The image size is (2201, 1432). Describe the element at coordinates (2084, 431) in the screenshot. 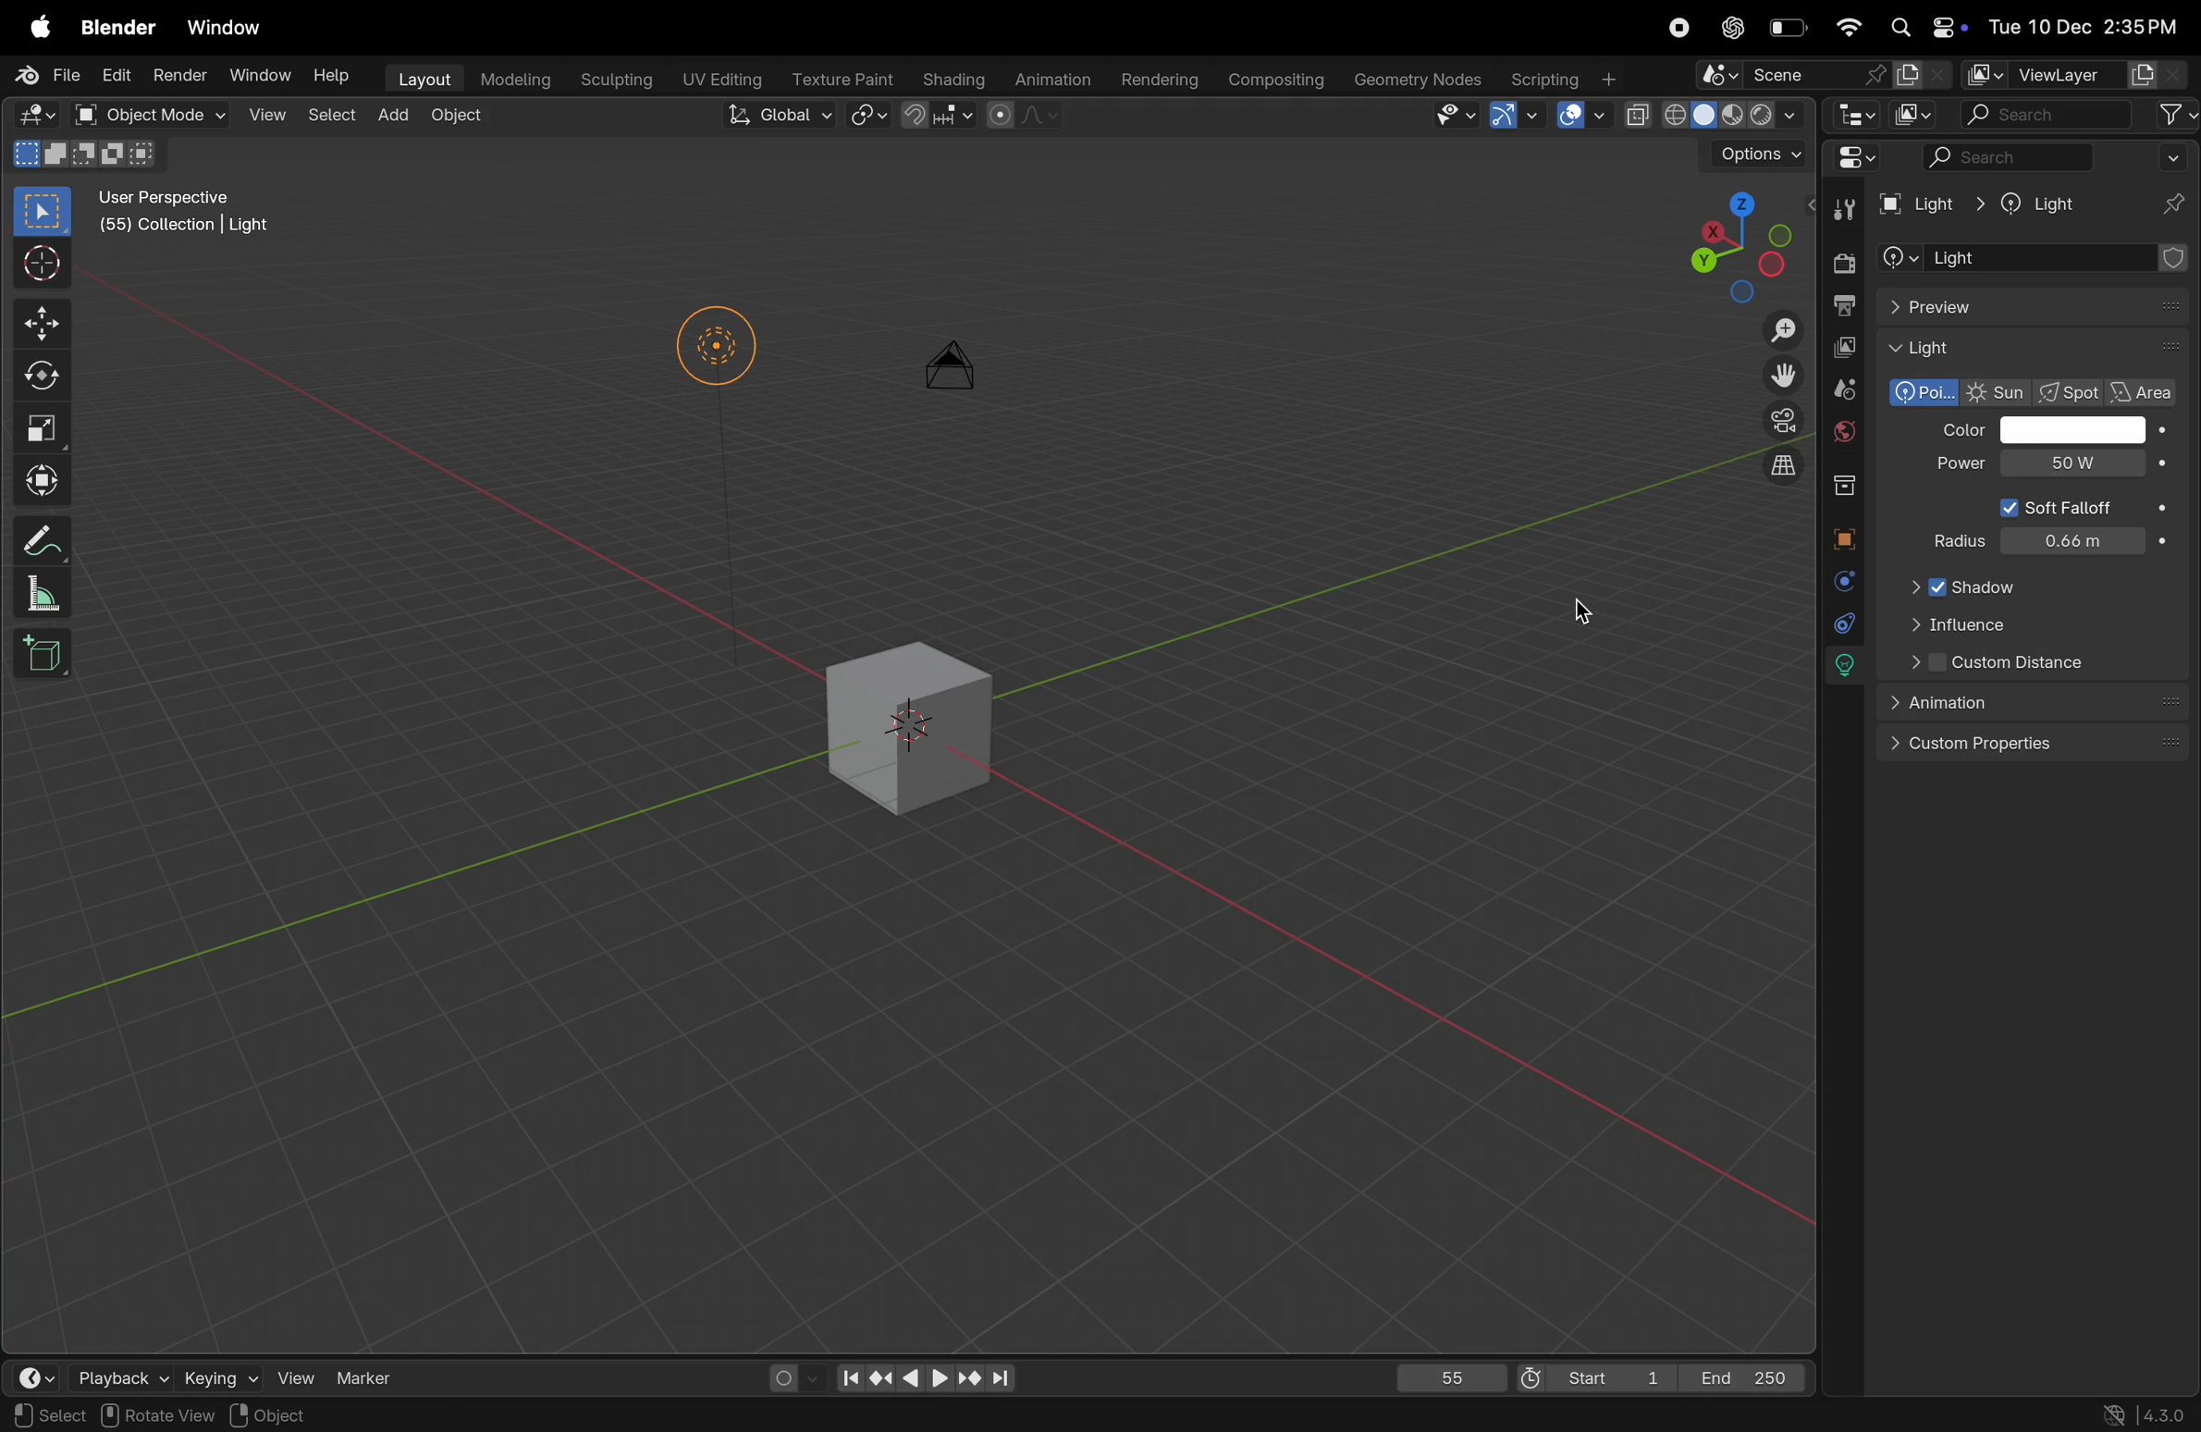

I see `color` at that location.